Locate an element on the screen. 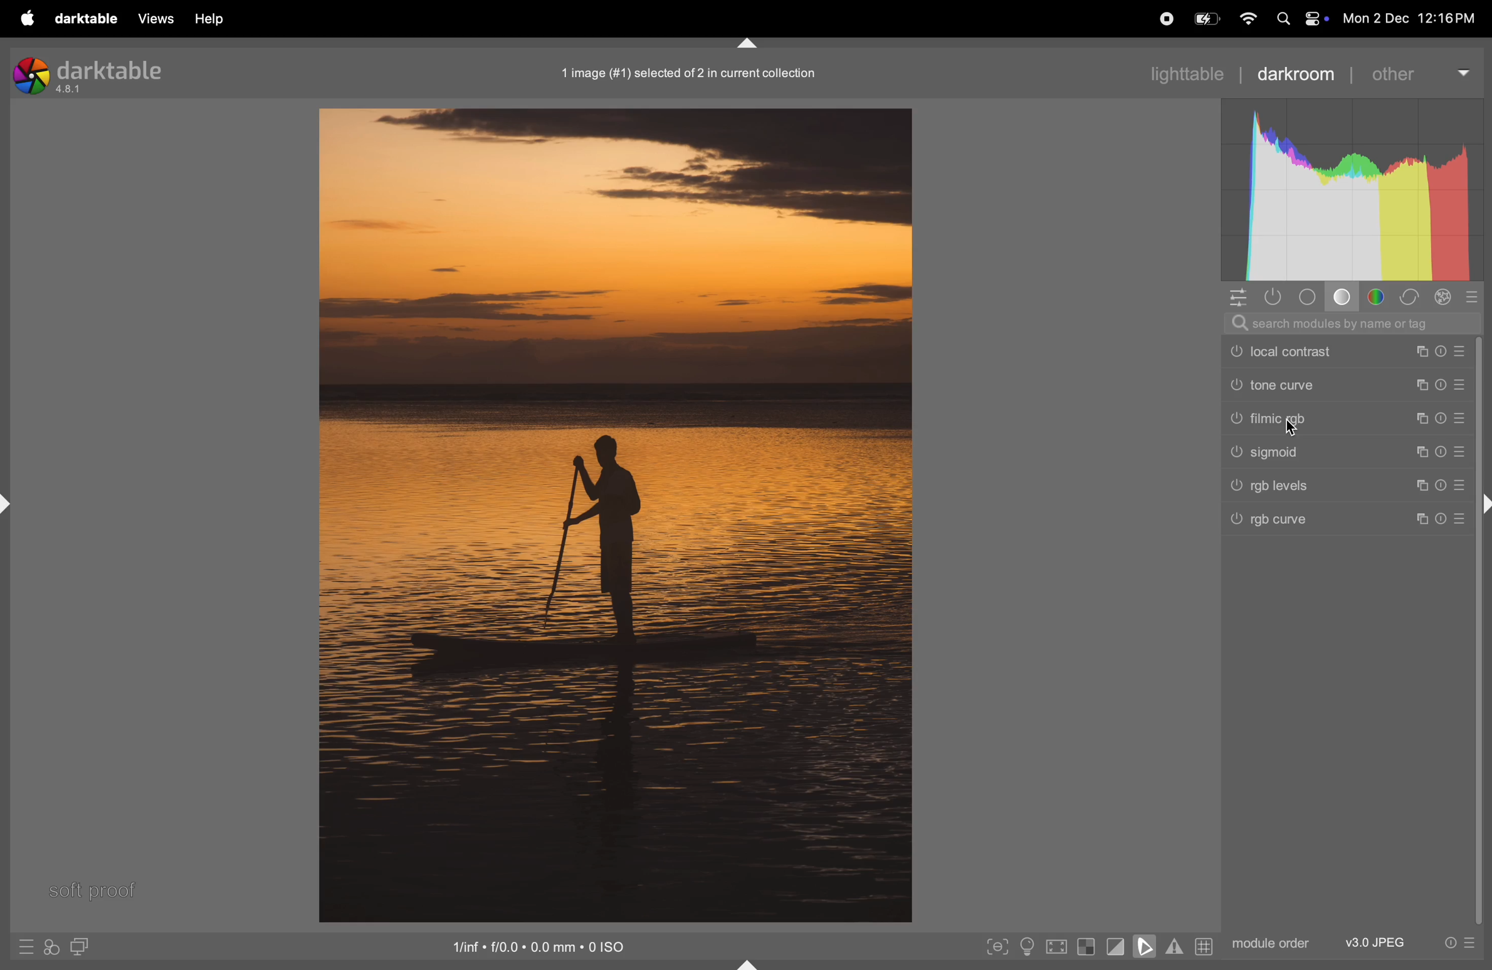 The width and height of the screenshot is (1492, 970). darkroom is located at coordinates (1296, 73).